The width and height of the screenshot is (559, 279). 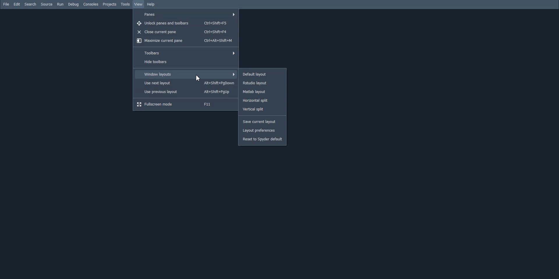 What do you see at coordinates (31, 4) in the screenshot?
I see `Search` at bounding box center [31, 4].